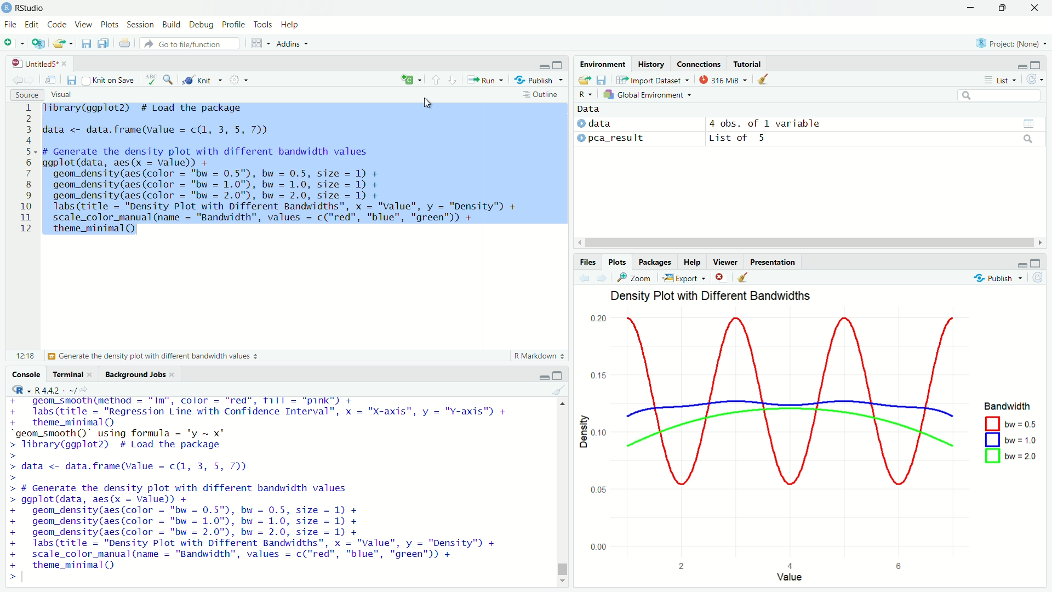 Image resolution: width=1052 pixels, height=592 pixels. What do you see at coordinates (648, 94) in the screenshot?
I see `Global Environment` at bounding box center [648, 94].